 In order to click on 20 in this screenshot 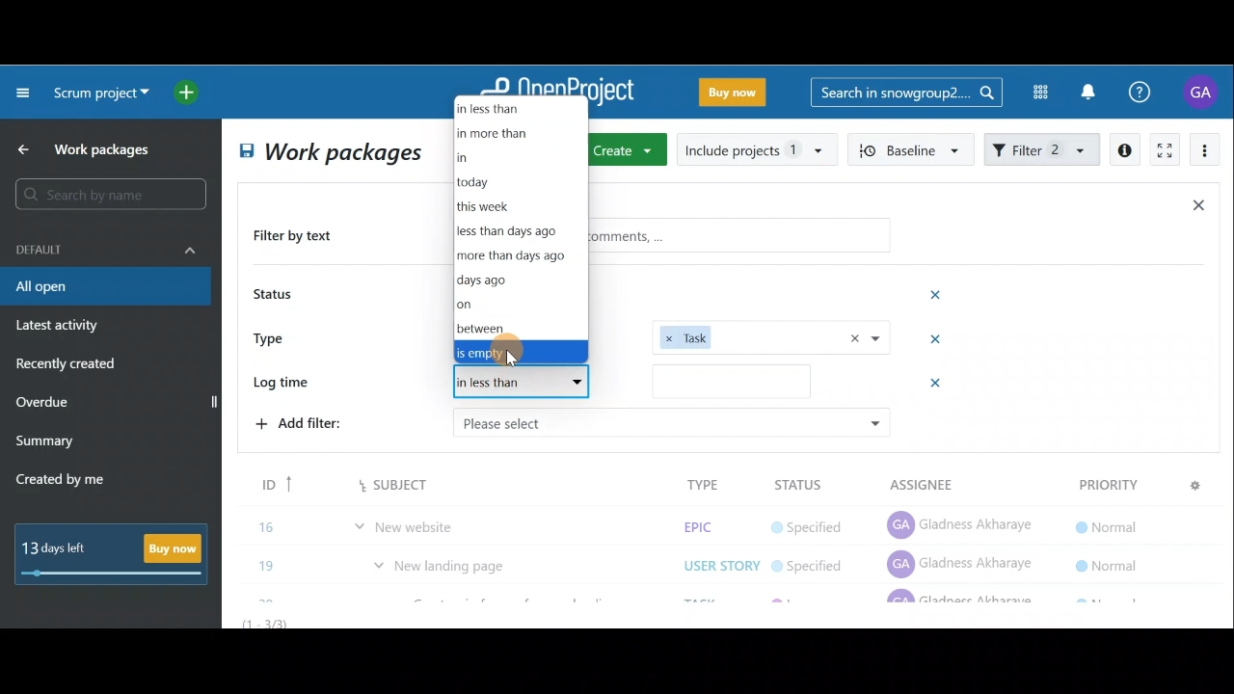, I will do `click(269, 561)`.